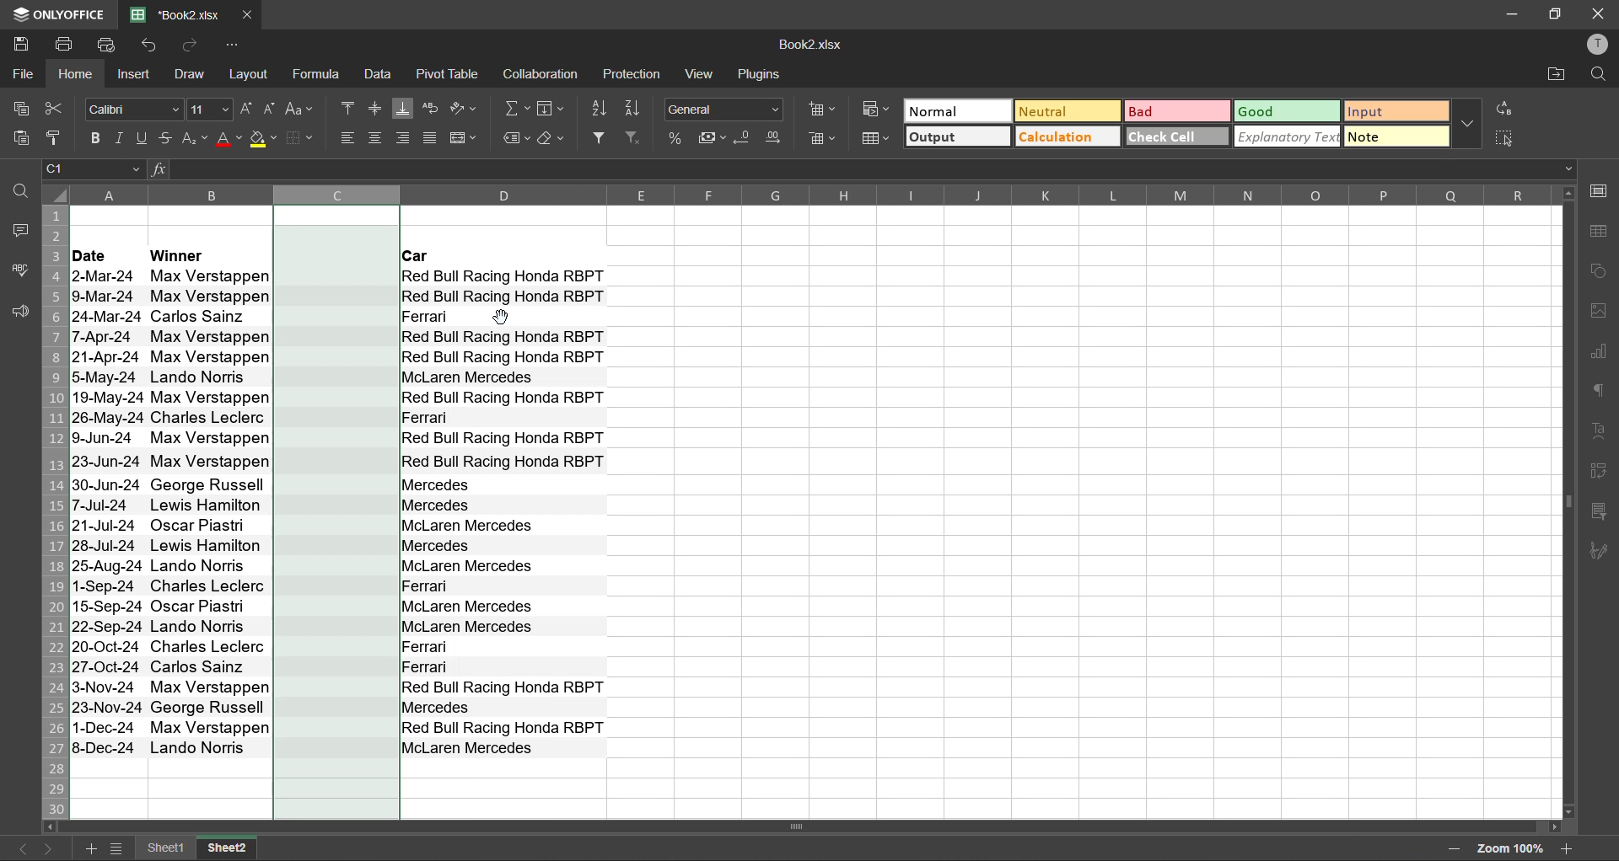 This screenshot has width=1619, height=861. What do you see at coordinates (824, 110) in the screenshot?
I see `insert cells` at bounding box center [824, 110].